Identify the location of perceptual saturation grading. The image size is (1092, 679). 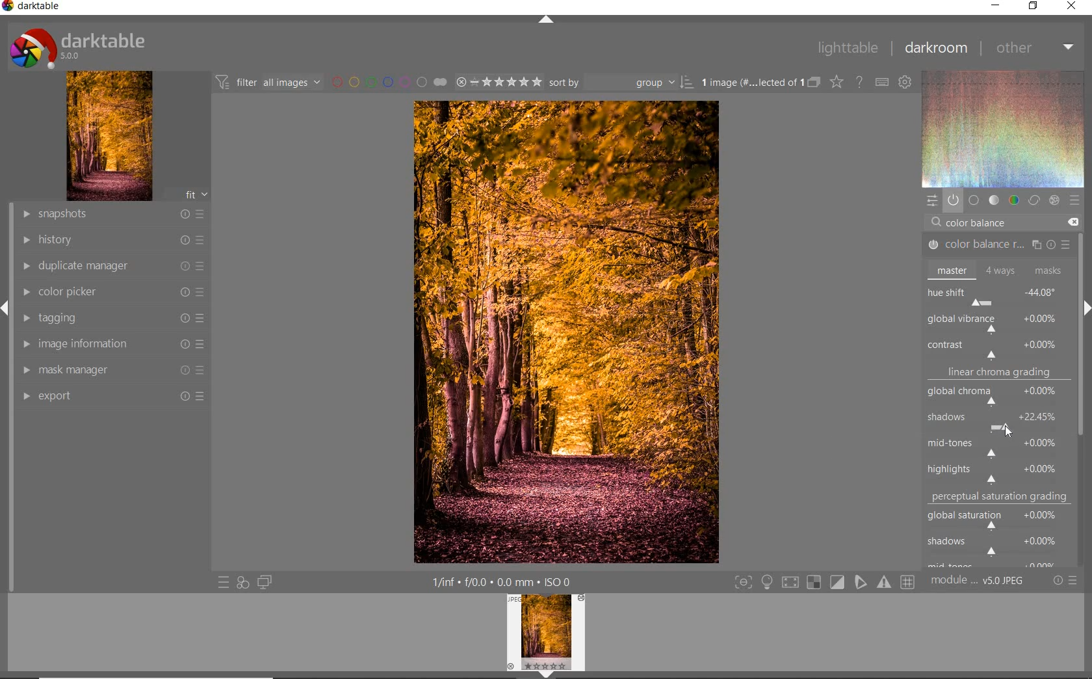
(1002, 497).